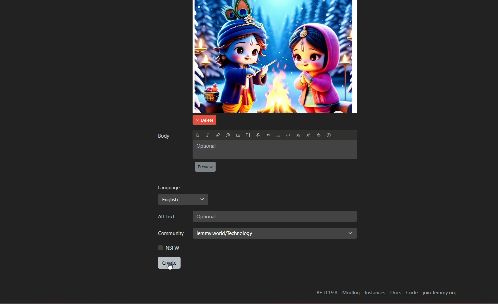 The width and height of the screenshot is (498, 304). What do you see at coordinates (197, 135) in the screenshot?
I see `bold` at bounding box center [197, 135].